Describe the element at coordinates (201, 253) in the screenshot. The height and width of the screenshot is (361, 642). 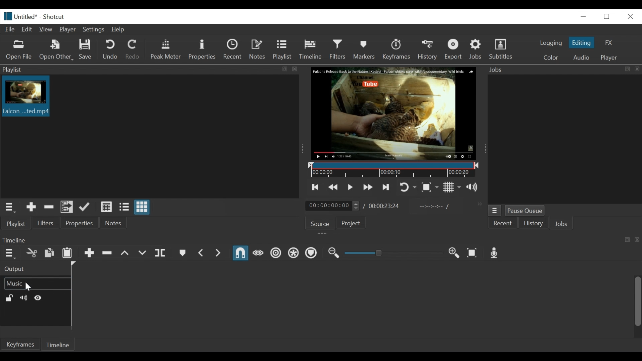
I see `Previous Marker` at that location.